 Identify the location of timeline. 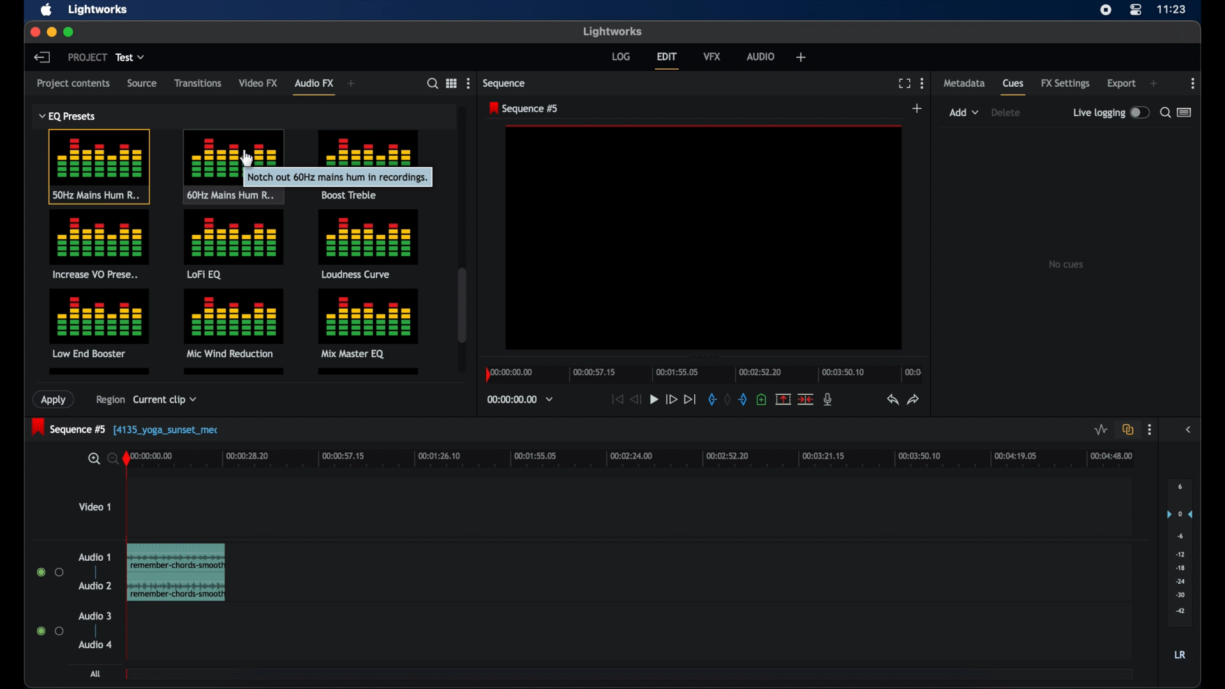
(702, 373).